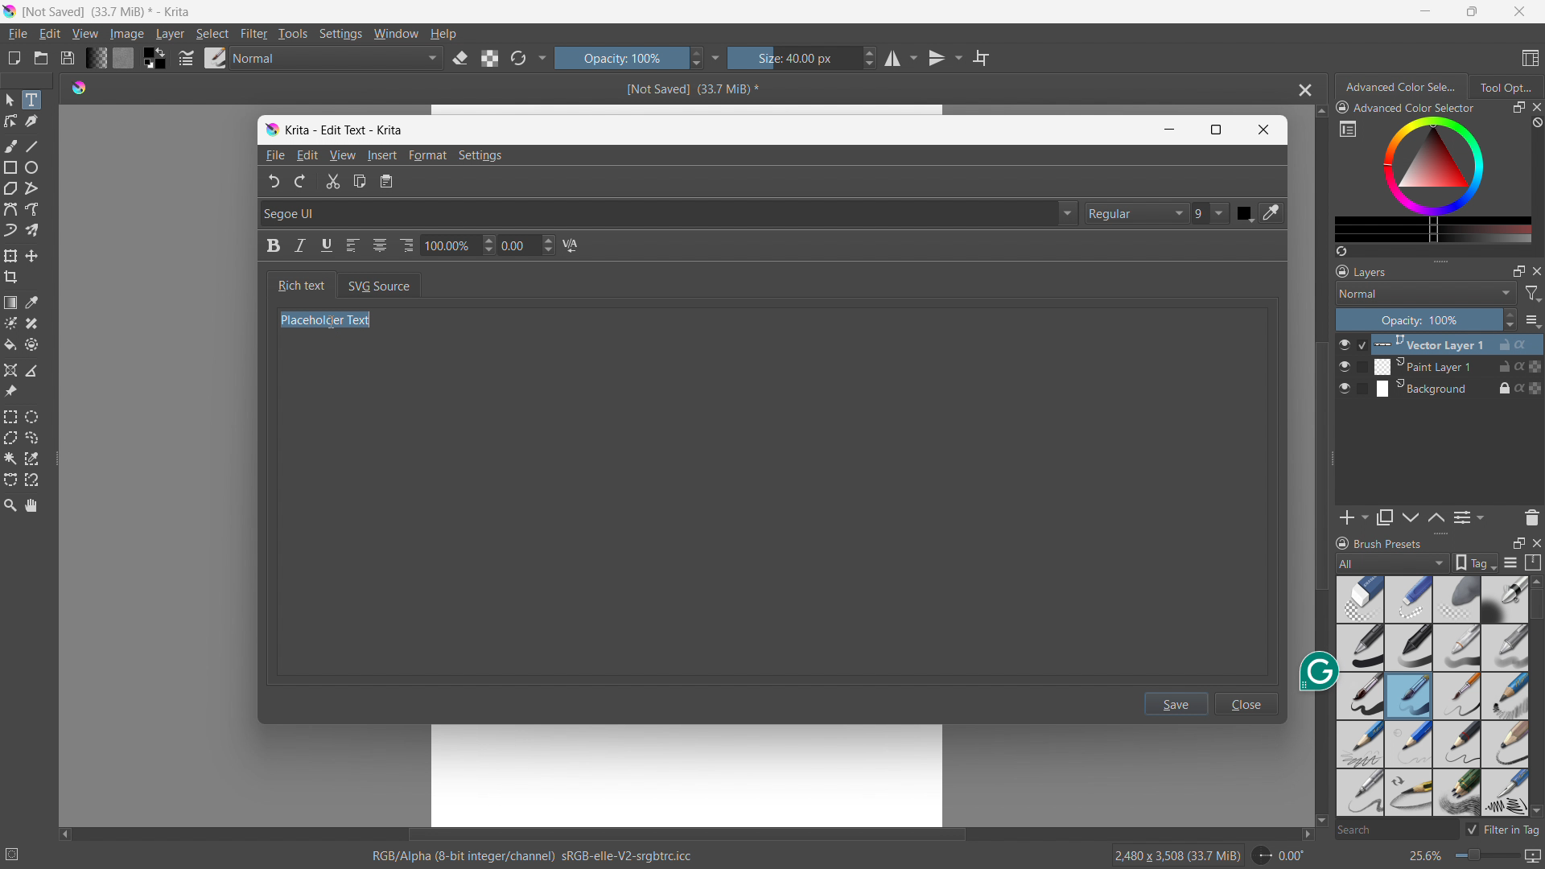 Image resolution: width=1545 pixels, height=869 pixels. Describe the element at coordinates (373, 320) in the screenshot. I see `Cursor` at that location.